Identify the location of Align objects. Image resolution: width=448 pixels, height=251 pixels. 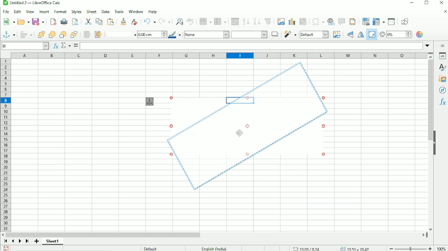
(26, 34).